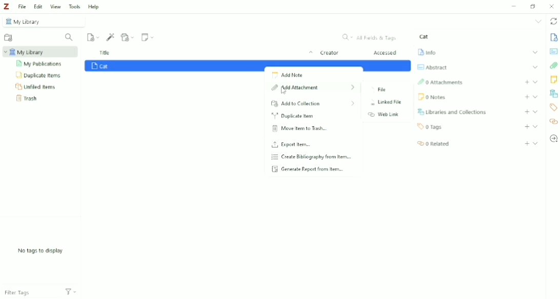 The width and height of the screenshot is (560, 299). What do you see at coordinates (40, 64) in the screenshot?
I see `My Publications` at bounding box center [40, 64].